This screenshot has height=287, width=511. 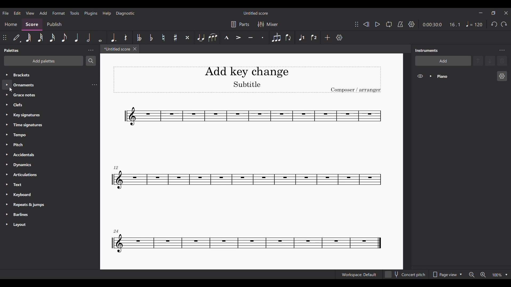 What do you see at coordinates (493, 13) in the screenshot?
I see `Show interface in a smaller tab` at bounding box center [493, 13].